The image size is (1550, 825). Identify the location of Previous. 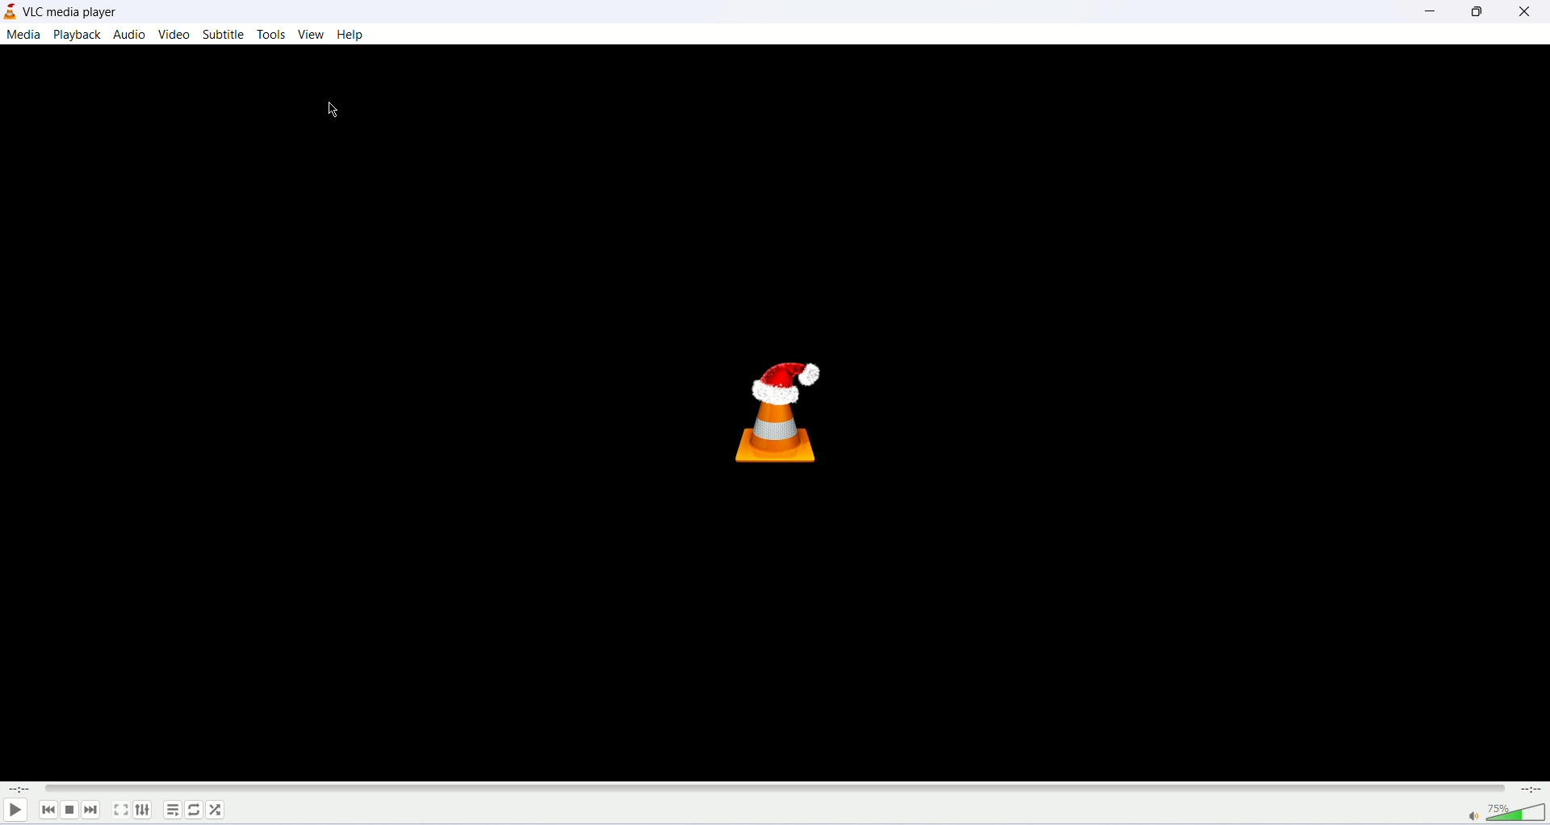
(47, 810).